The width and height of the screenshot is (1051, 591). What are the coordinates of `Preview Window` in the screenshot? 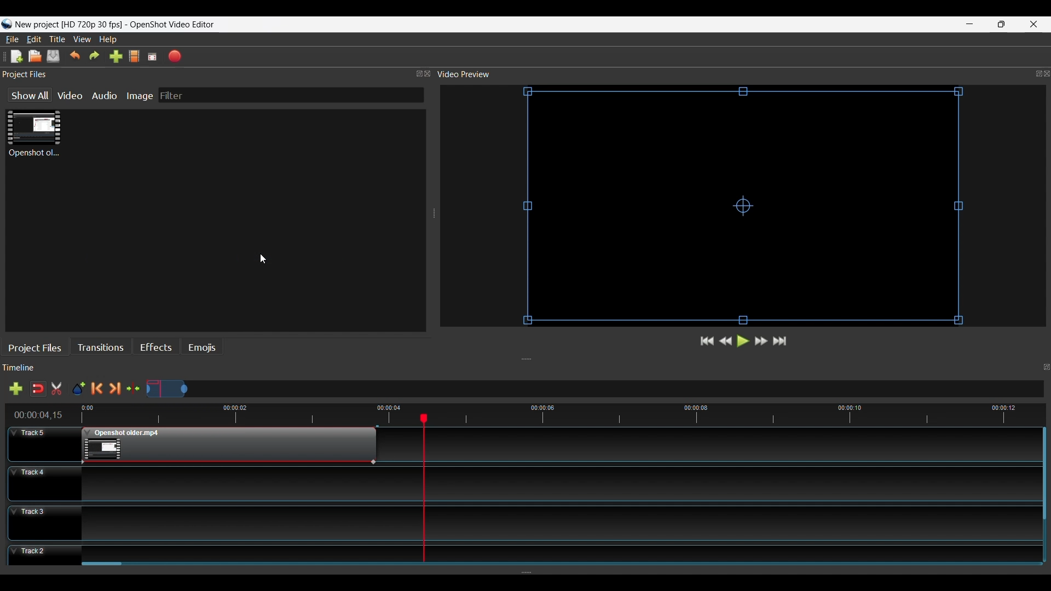 It's located at (746, 207).